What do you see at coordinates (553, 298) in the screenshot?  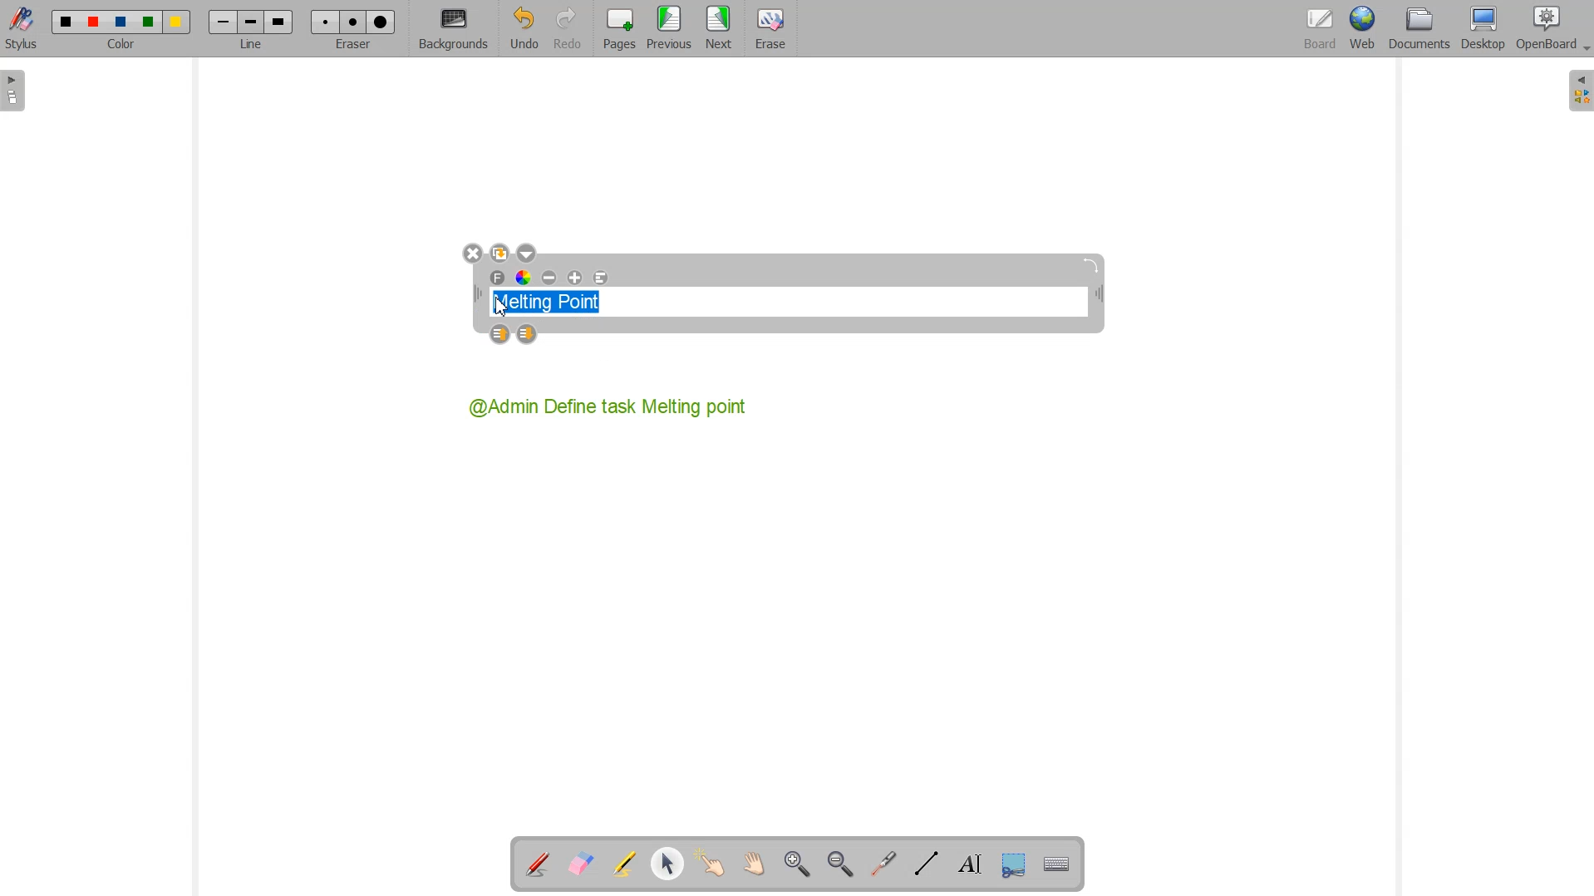 I see `Melting Point` at bounding box center [553, 298].